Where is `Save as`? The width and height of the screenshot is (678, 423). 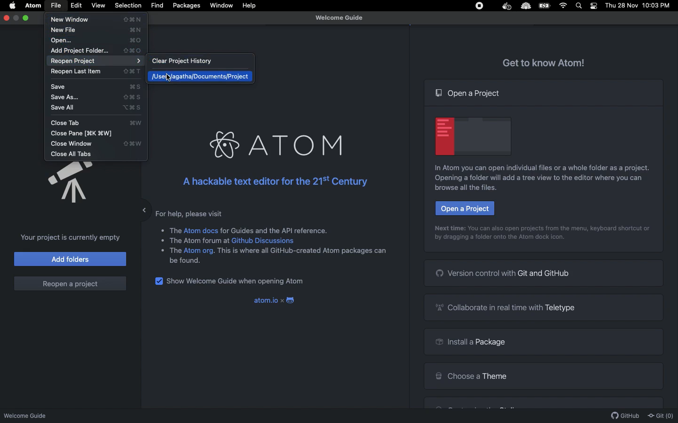
Save as is located at coordinates (98, 97).